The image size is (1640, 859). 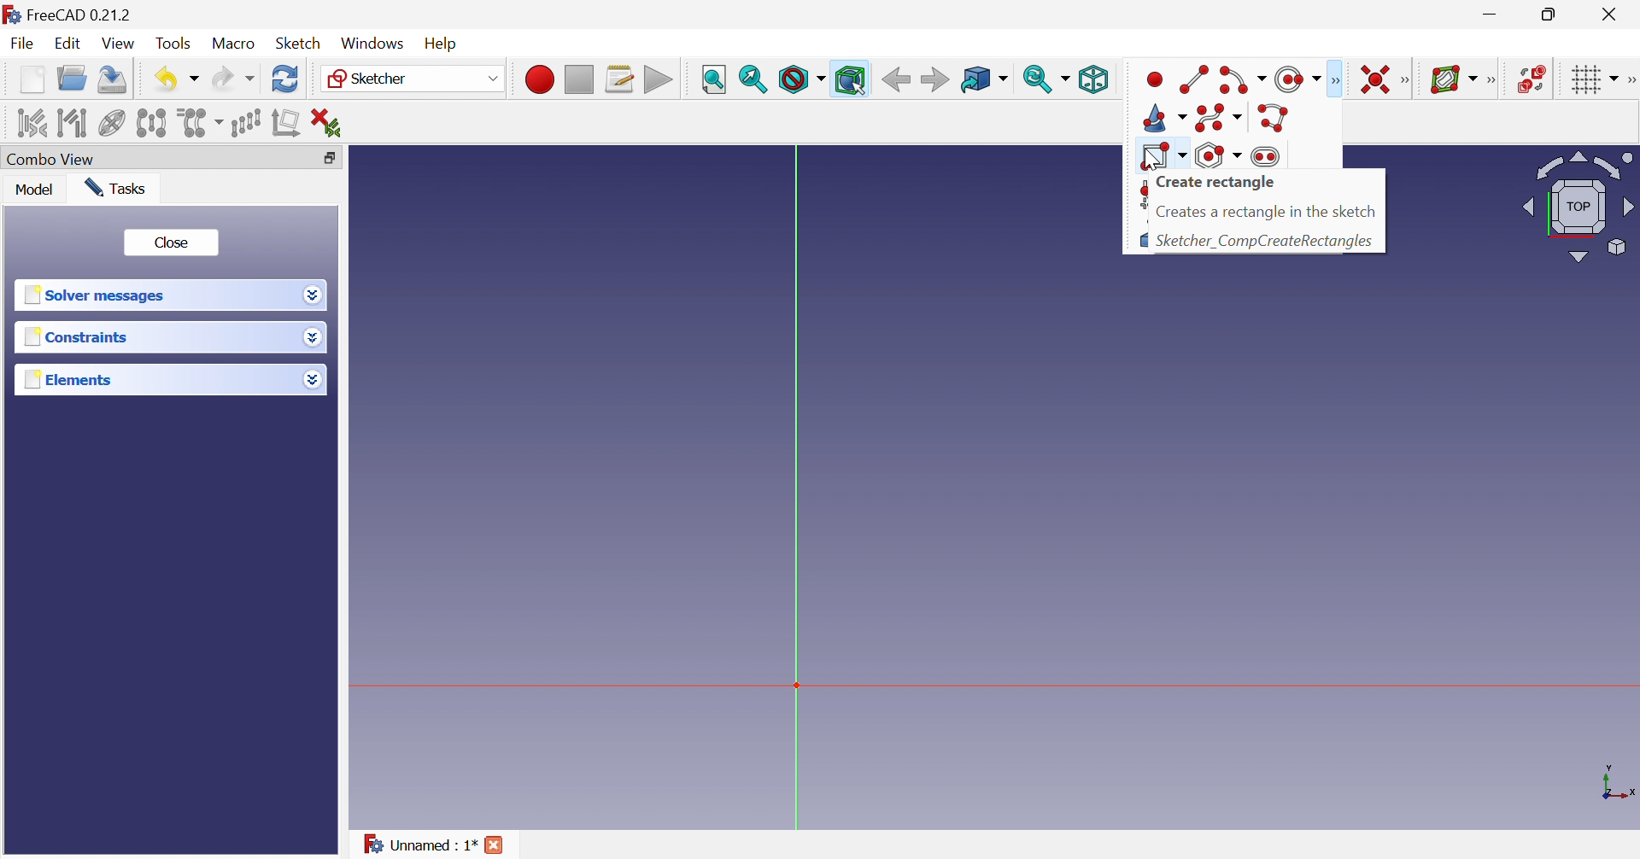 I want to click on Macros..., so click(x=620, y=80).